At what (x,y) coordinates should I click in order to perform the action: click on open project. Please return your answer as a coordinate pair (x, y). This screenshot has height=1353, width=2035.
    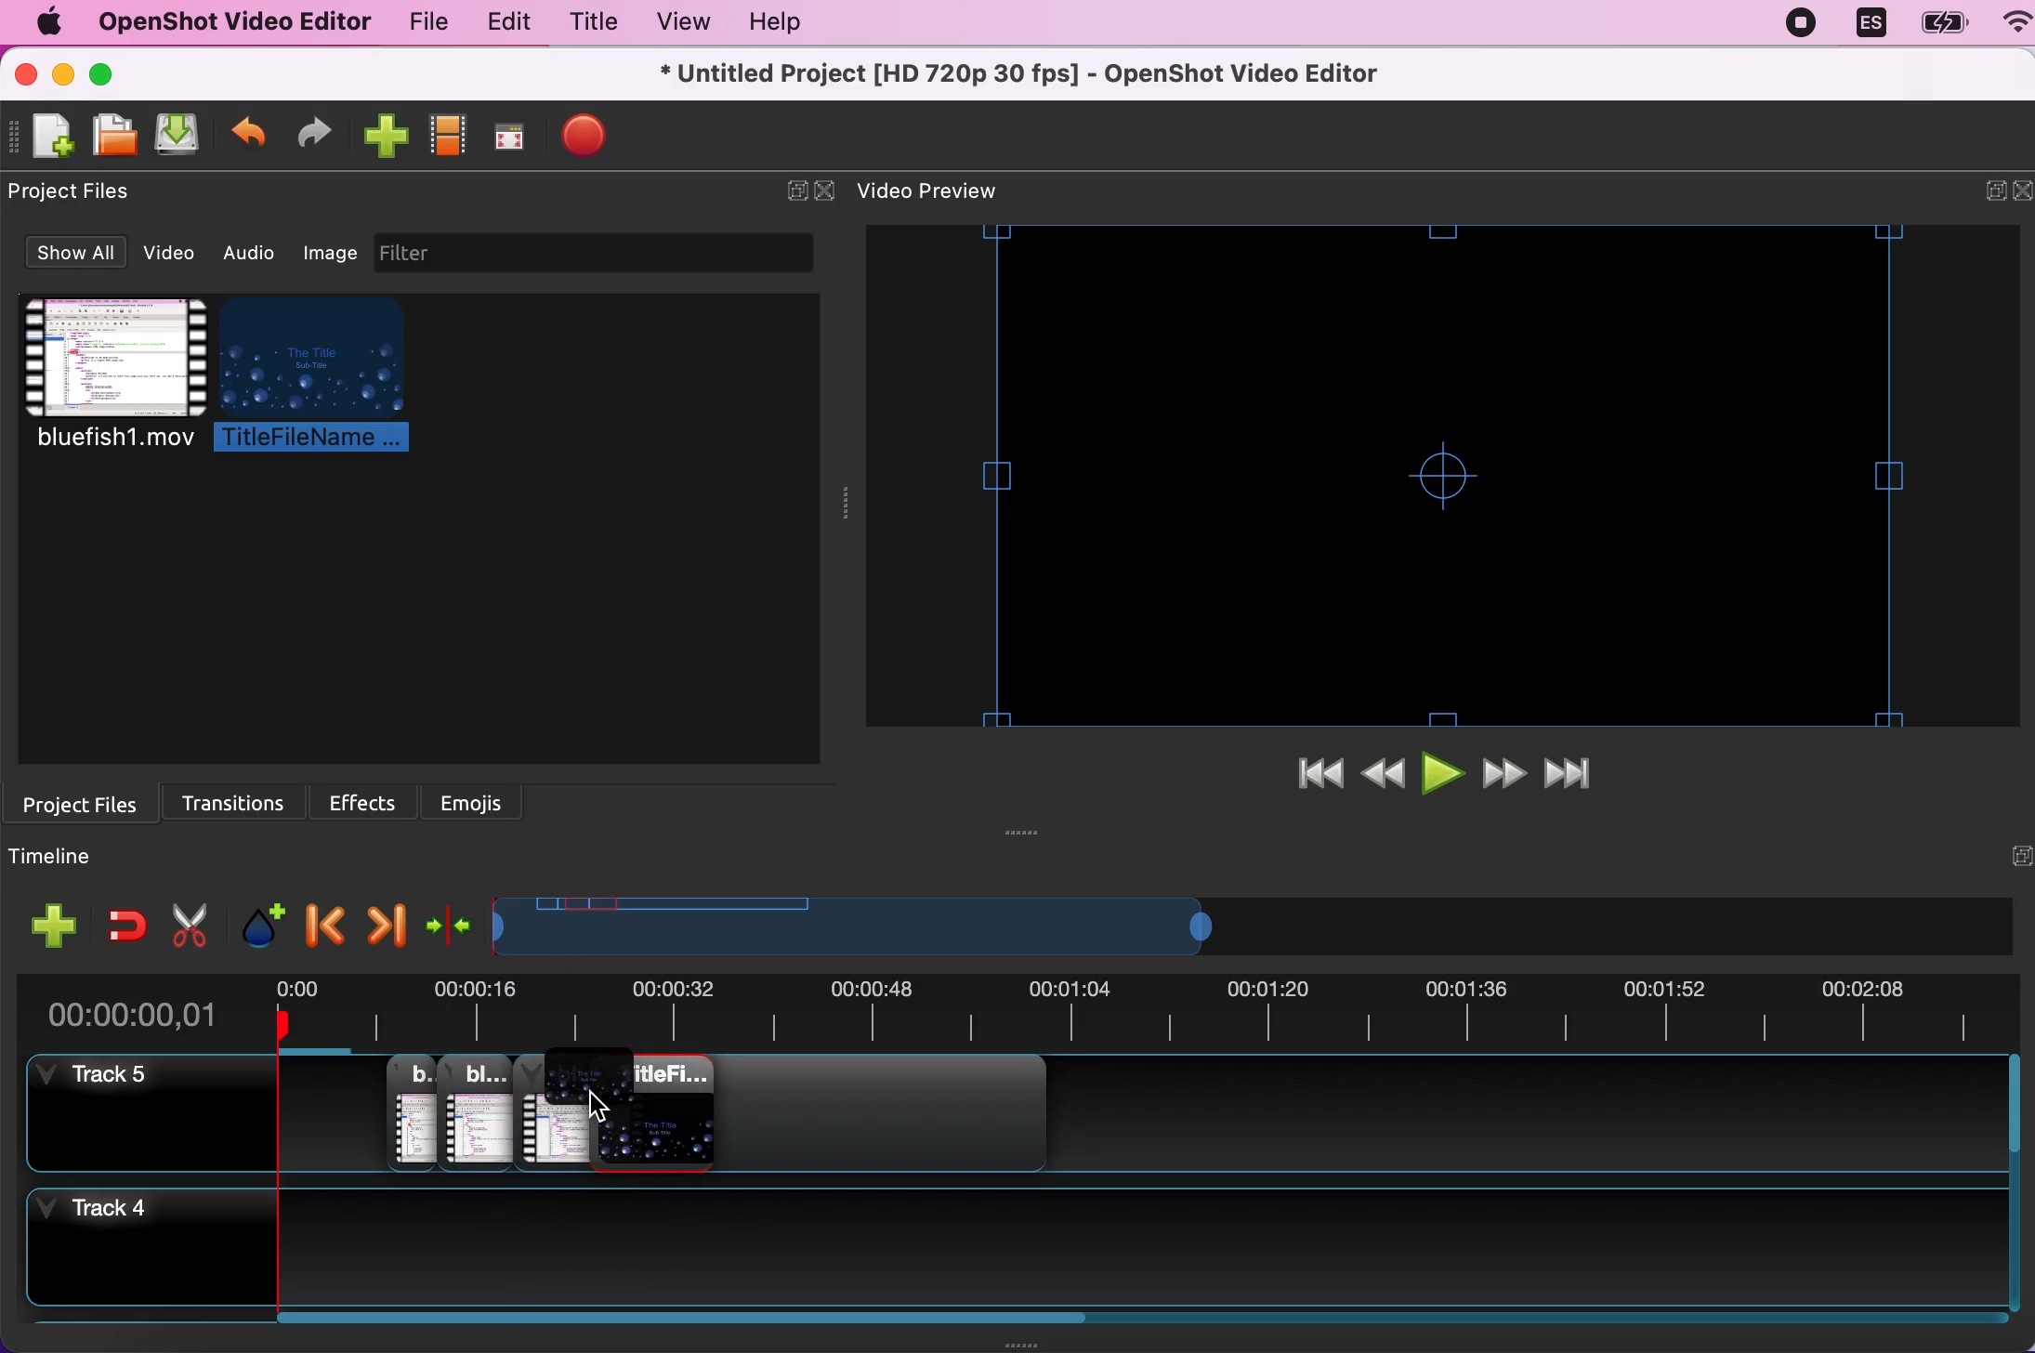
    Looking at the image, I should click on (112, 135).